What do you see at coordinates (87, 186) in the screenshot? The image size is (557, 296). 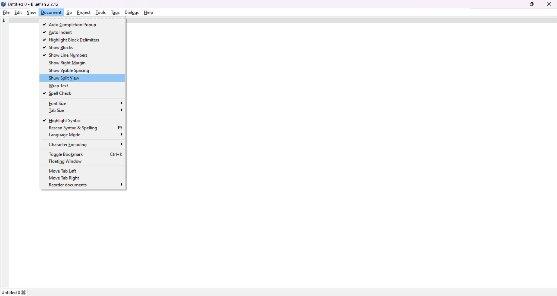 I see `reorder documents` at bounding box center [87, 186].